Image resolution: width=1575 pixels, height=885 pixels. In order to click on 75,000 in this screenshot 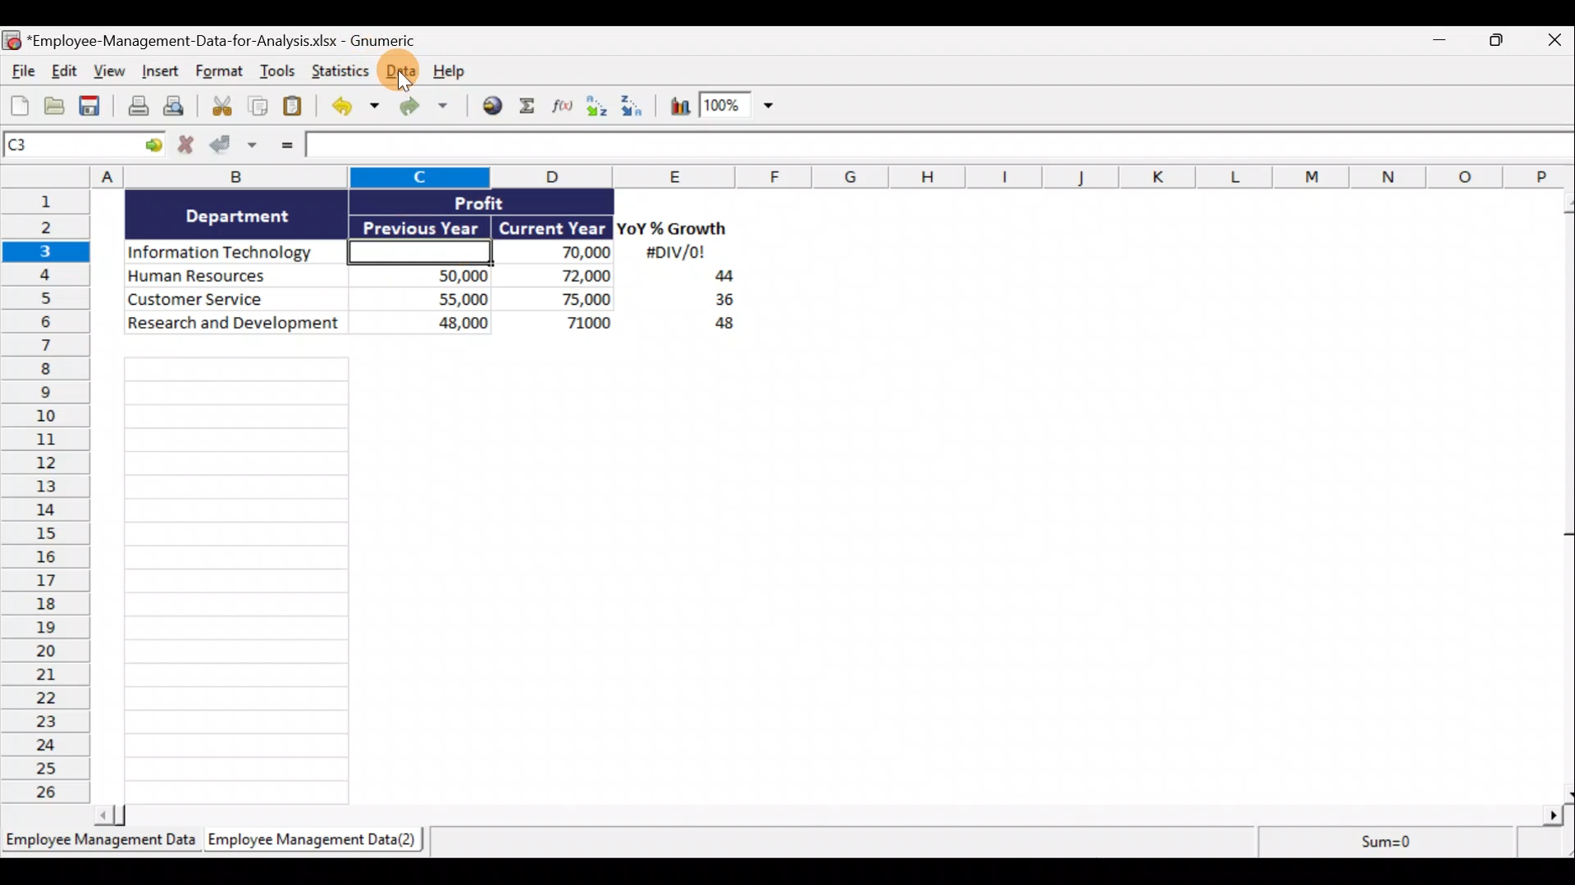, I will do `click(562, 300)`.